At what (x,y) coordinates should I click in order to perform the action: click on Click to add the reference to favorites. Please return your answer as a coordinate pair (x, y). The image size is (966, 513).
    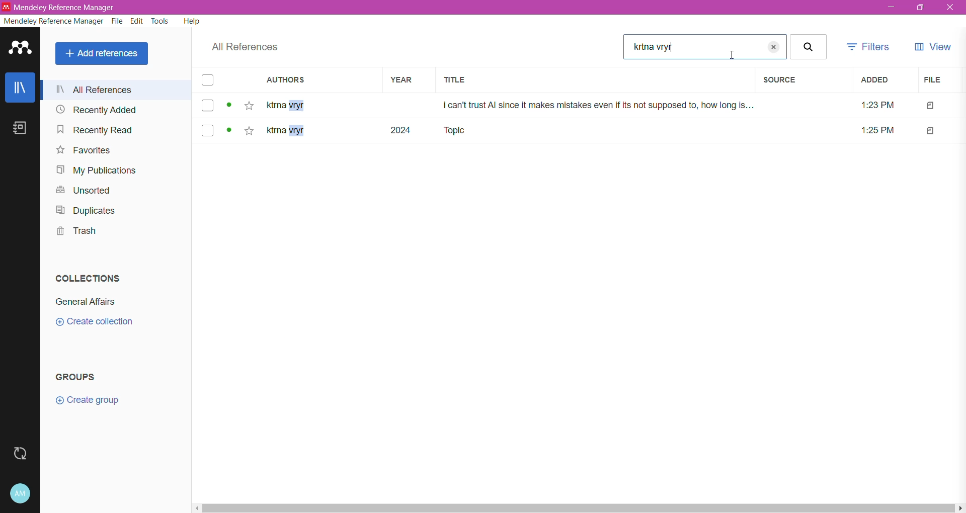
    Looking at the image, I should click on (249, 107).